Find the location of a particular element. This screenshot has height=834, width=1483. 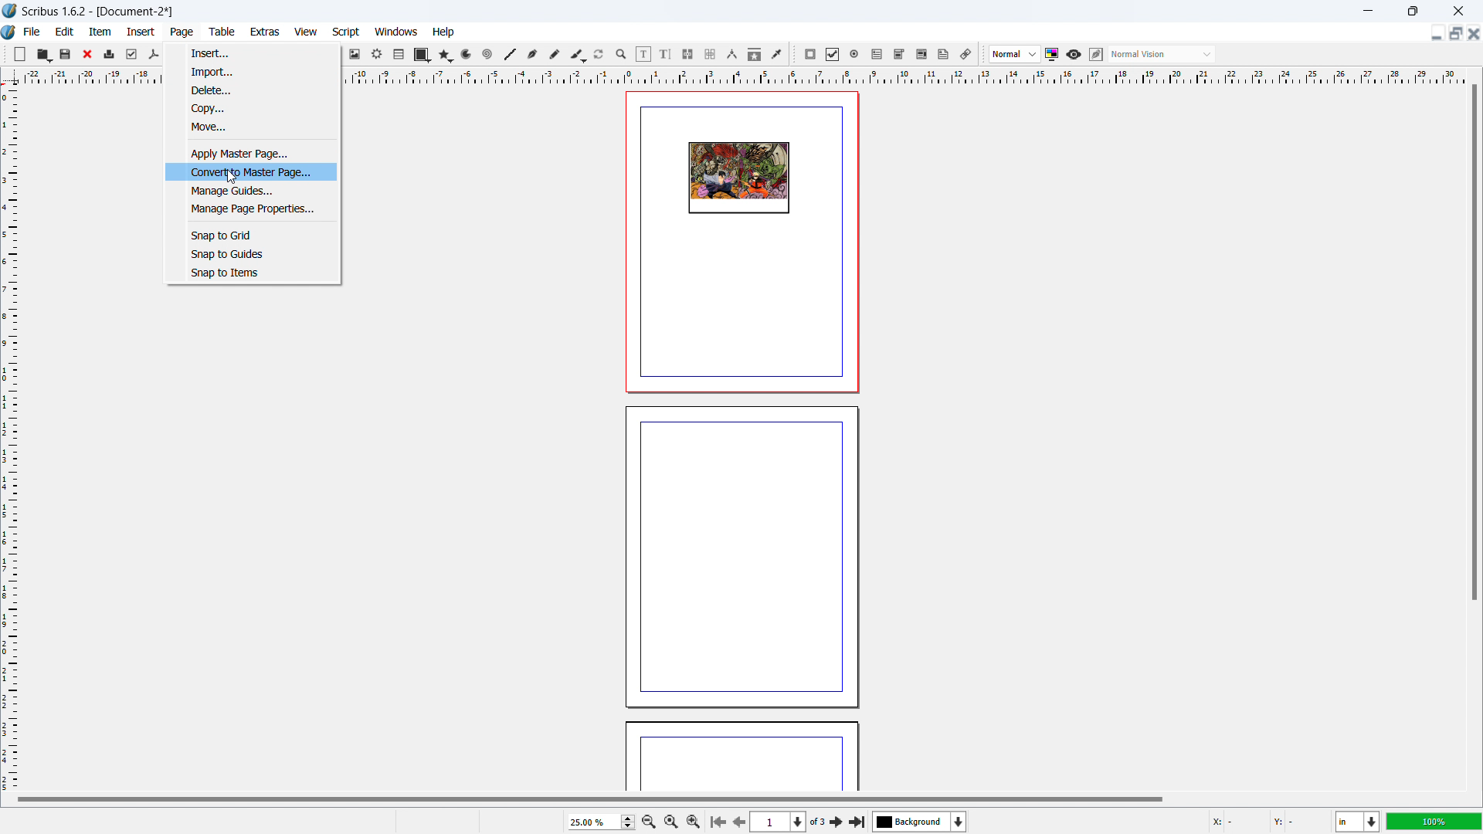

pdf list box is located at coordinates (921, 55).